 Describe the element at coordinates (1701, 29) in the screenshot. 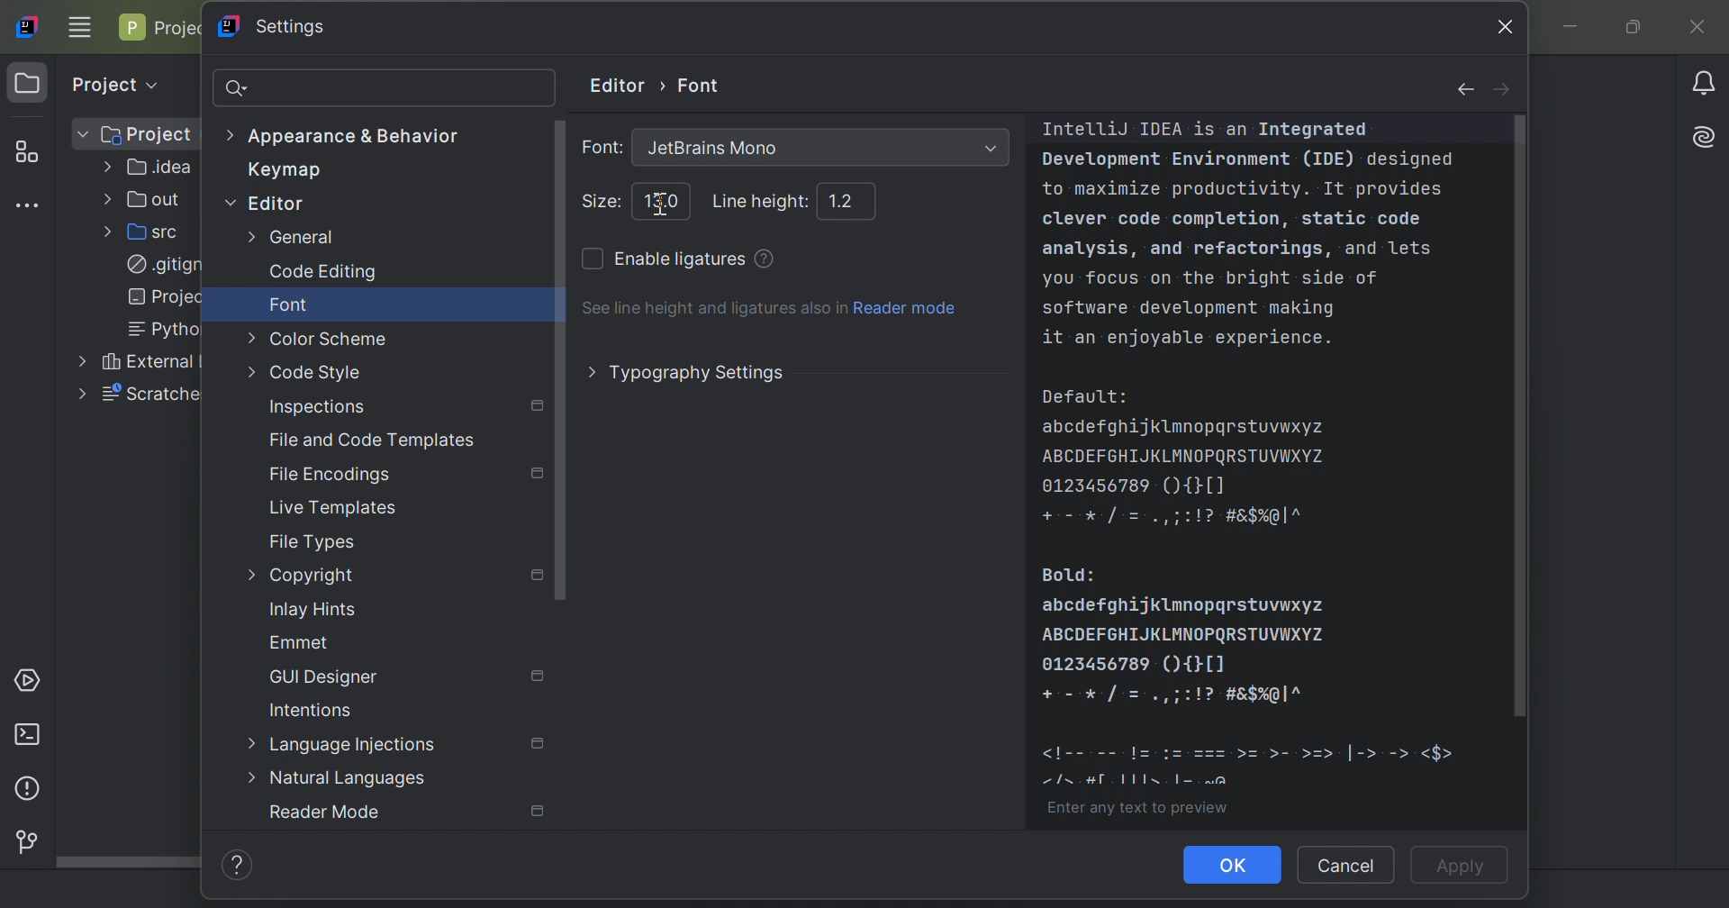

I see `Close` at that location.